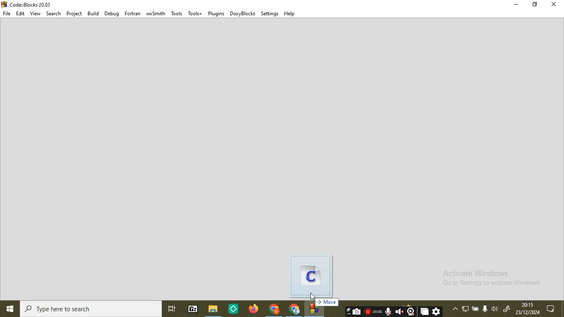 This screenshot has width=564, height=317. What do you see at coordinates (554, 5) in the screenshot?
I see `close` at bounding box center [554, 5].